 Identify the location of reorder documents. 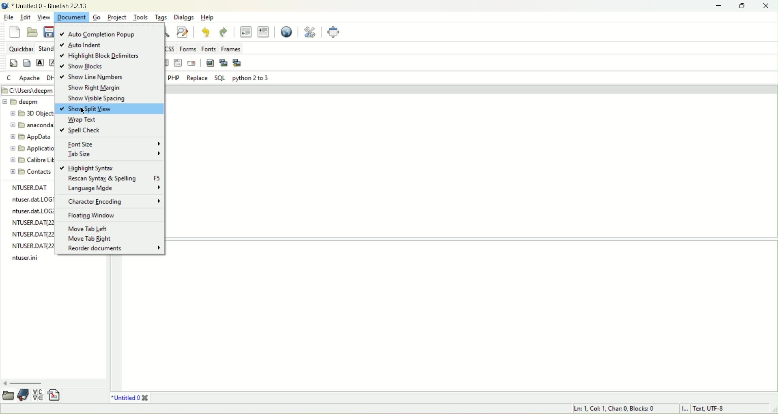
(114, 248).